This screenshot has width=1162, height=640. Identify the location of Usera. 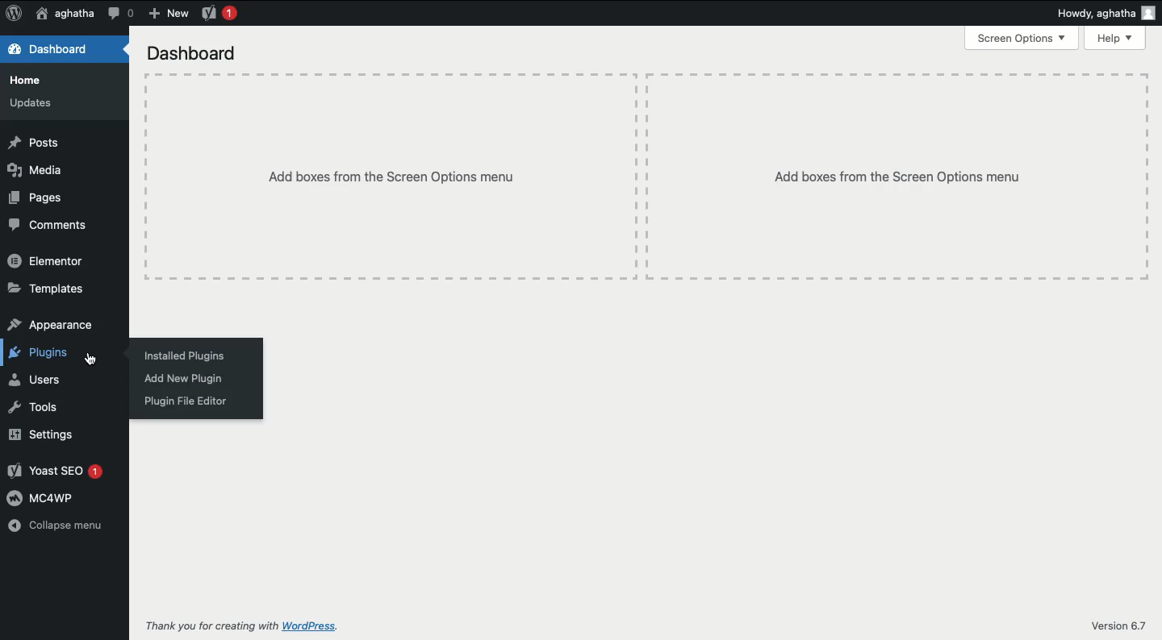
(65, 15).